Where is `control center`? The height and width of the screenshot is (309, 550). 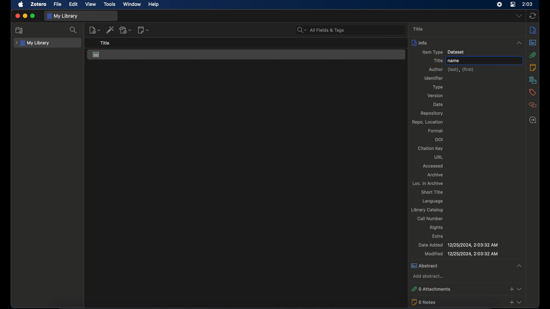 control center is located at coordinates (513, 5).